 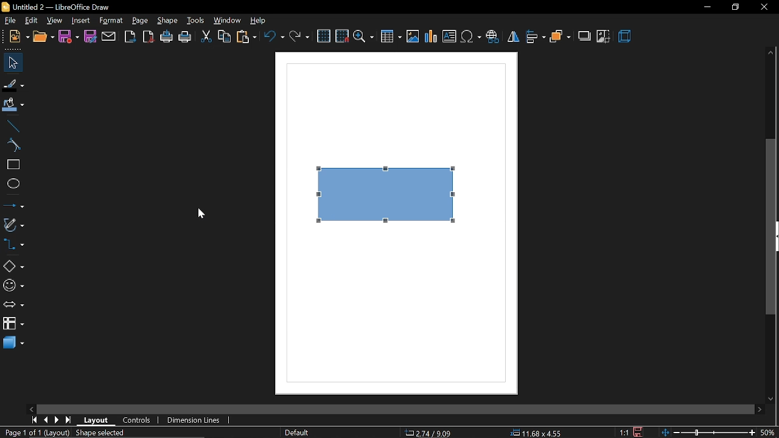 I want to click on align, so click(x=537, y=36).